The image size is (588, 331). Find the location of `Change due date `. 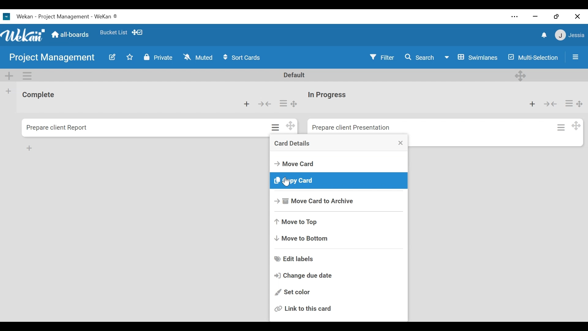

Change due date  is located at coordinates (307, 276).